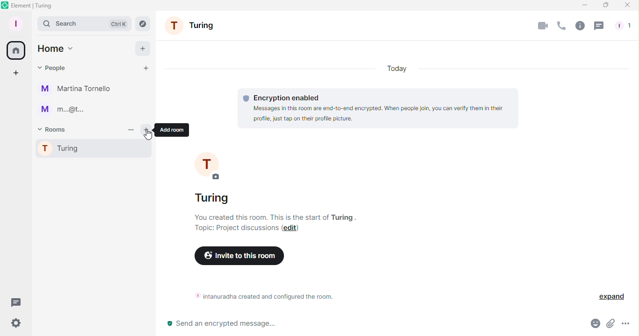 This screenshot has height=336, width=639. I want to click on Minimize, so click(582, 5).